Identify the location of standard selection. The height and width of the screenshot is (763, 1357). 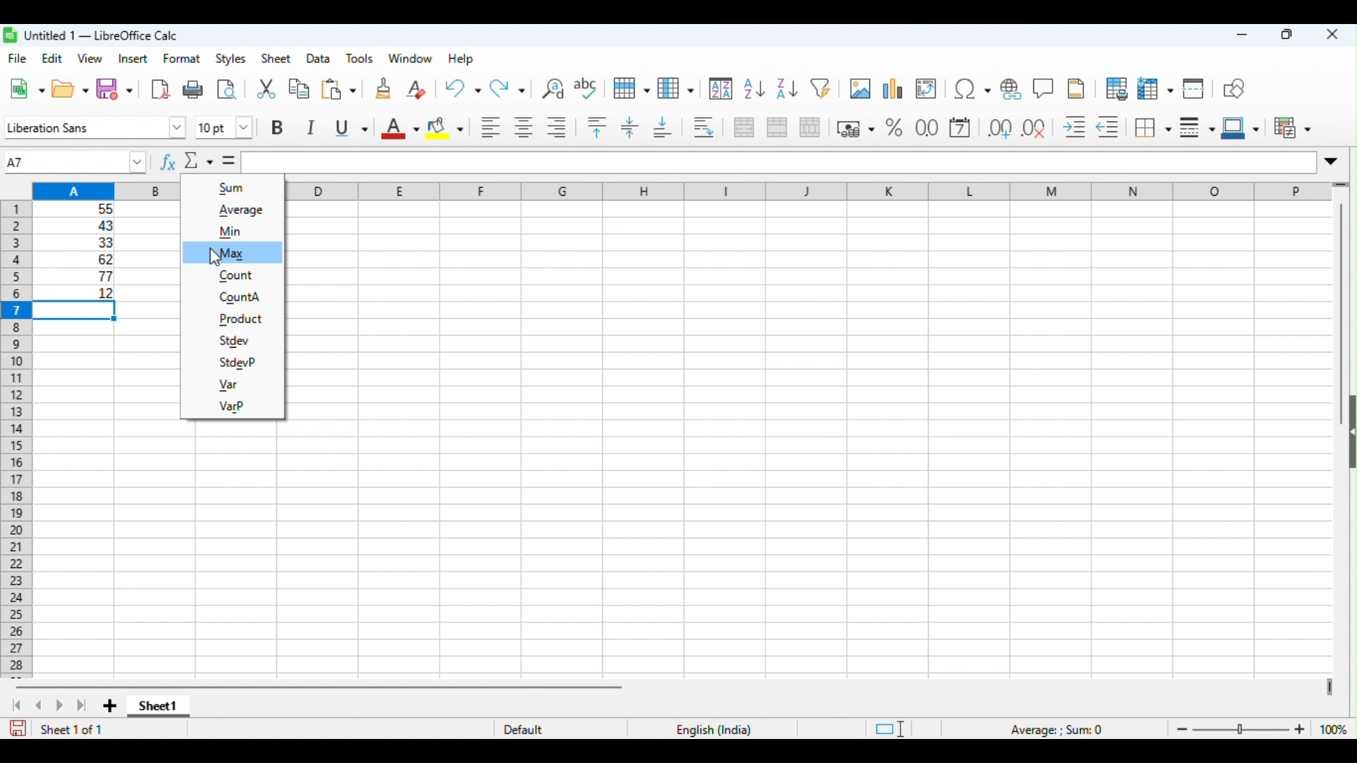
(888, 728).